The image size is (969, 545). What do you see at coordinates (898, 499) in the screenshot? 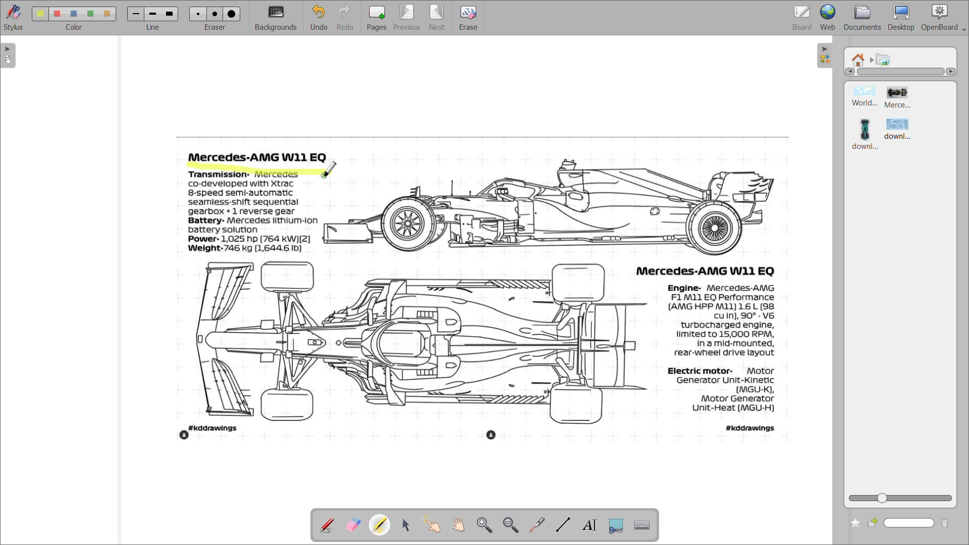
I see `zoom slider` at bounding box center [898, 499].